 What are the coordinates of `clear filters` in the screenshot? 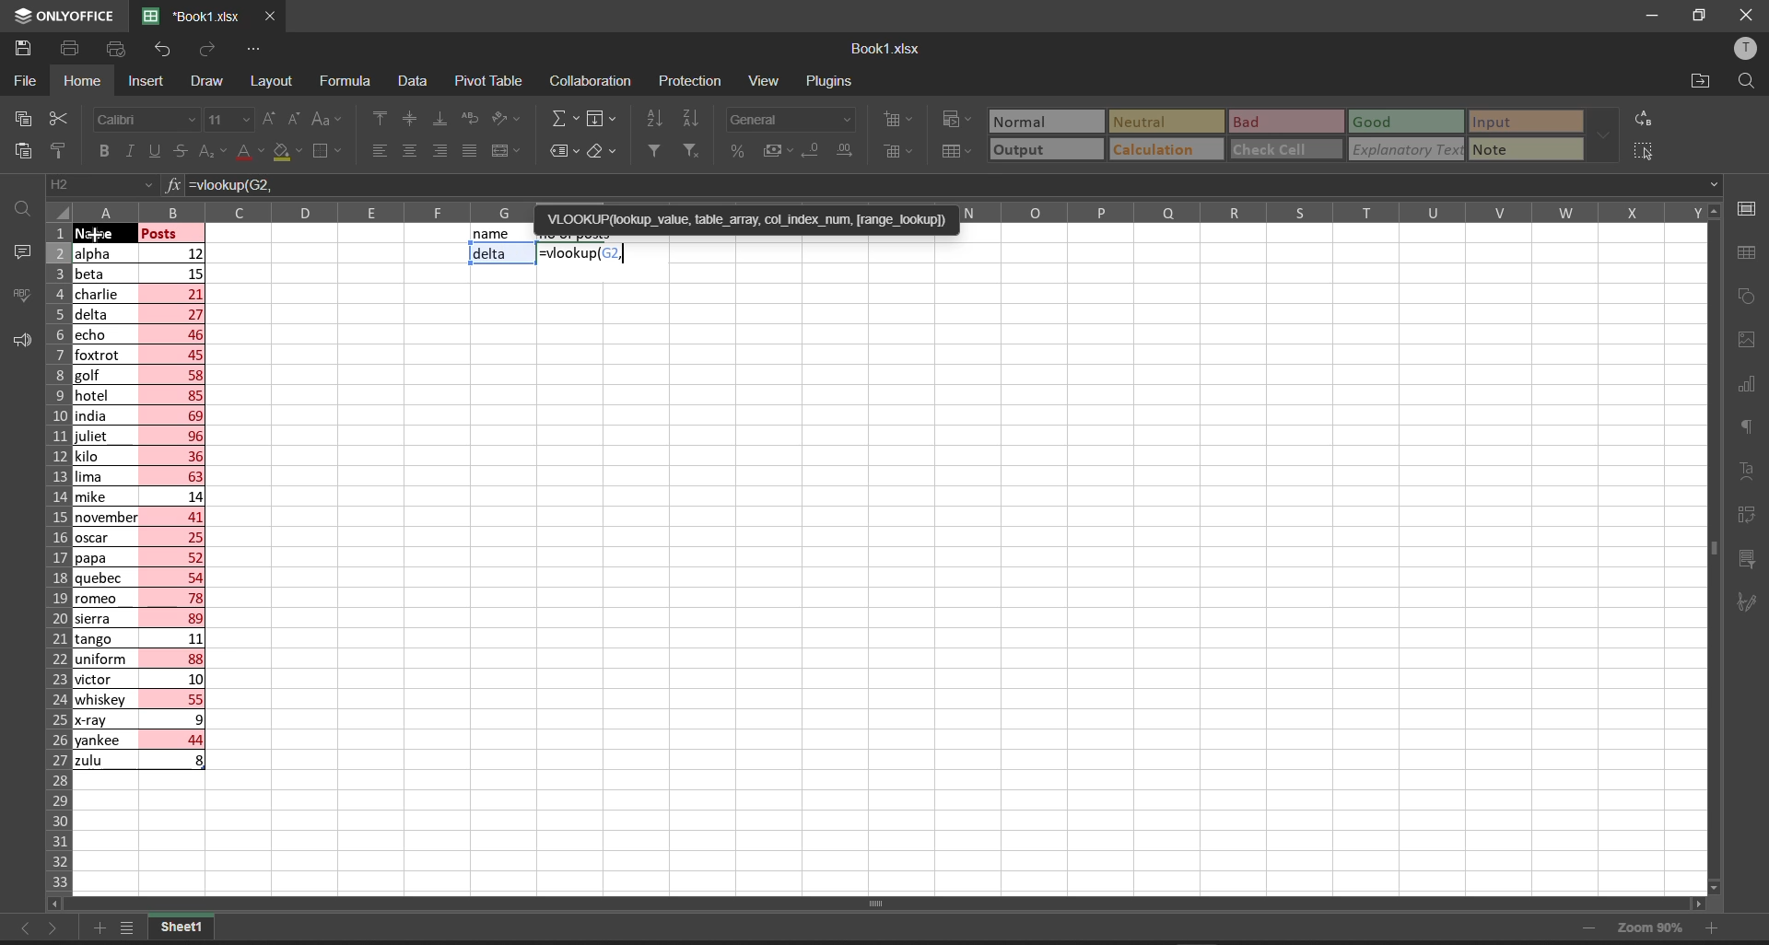 It's located at (691, 149).